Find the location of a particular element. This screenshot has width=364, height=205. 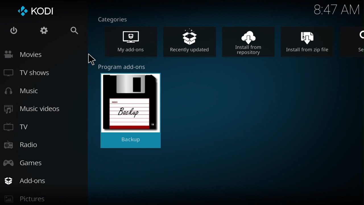

Settings is located at coordinates (42, 32).